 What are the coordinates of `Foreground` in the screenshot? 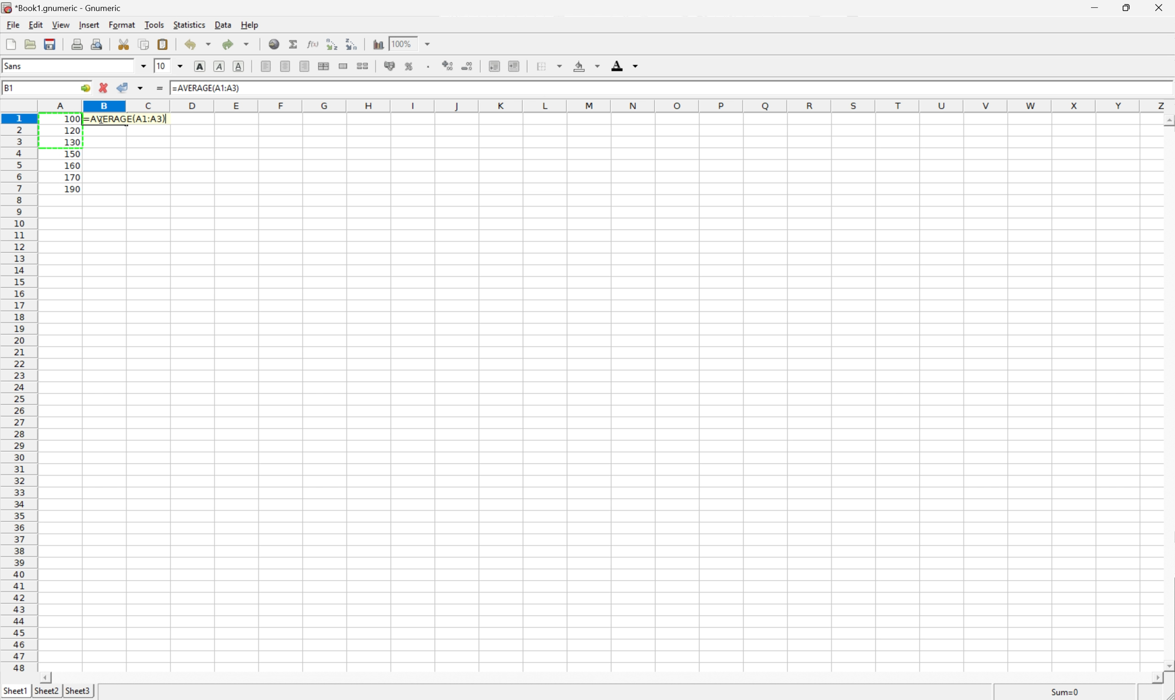 It's located at (624, 66).